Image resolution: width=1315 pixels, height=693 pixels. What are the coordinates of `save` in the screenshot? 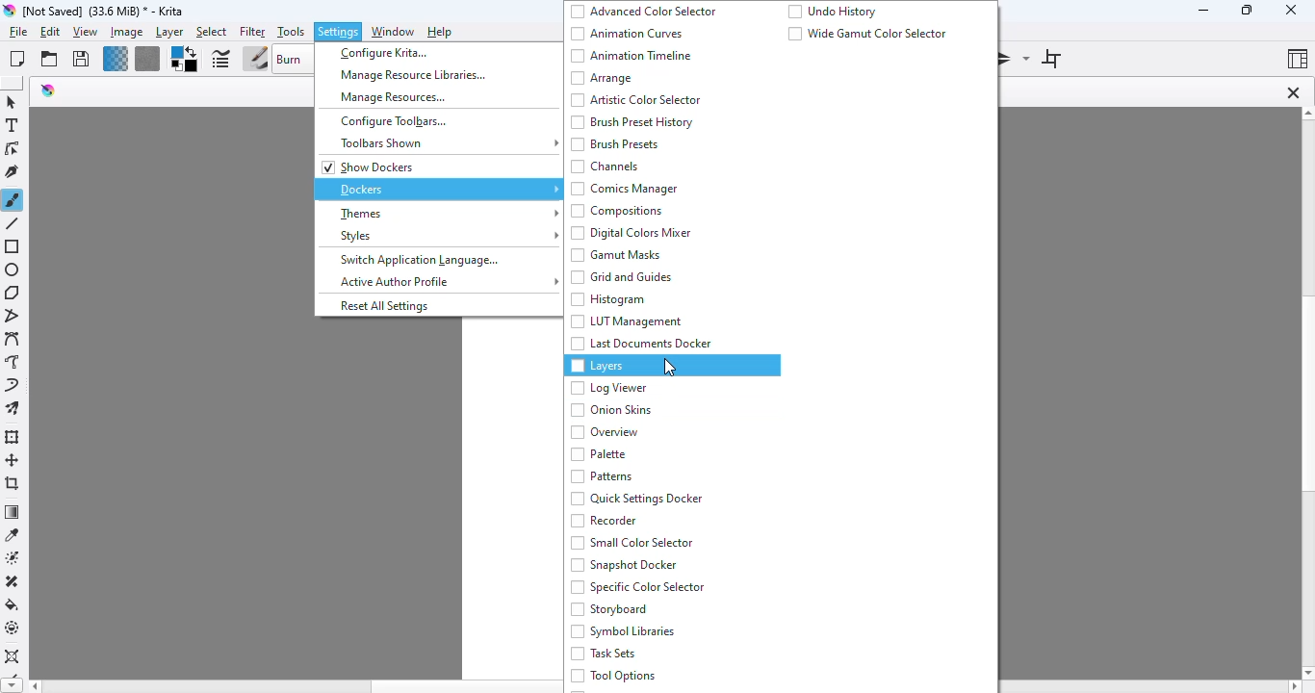 It's located at (81, 59).